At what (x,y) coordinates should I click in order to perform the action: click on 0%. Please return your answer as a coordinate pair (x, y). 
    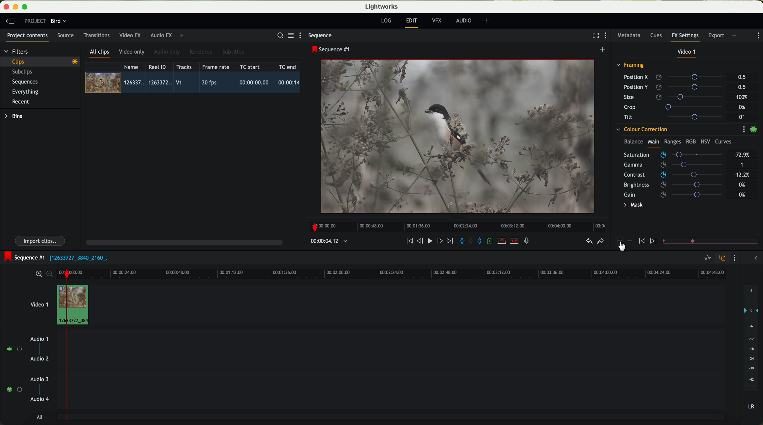
    Looking at the image, I should click on (743, 107).